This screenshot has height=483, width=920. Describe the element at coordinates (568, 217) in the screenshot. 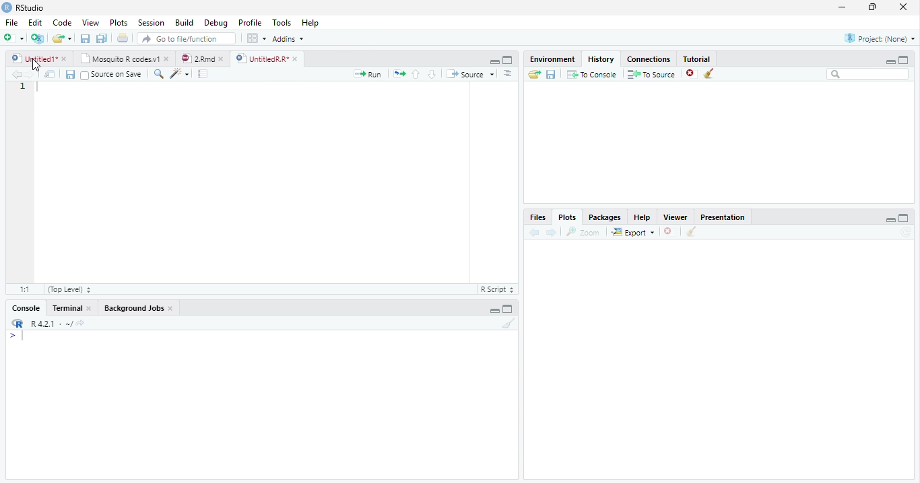

I see `Plots` at that location.